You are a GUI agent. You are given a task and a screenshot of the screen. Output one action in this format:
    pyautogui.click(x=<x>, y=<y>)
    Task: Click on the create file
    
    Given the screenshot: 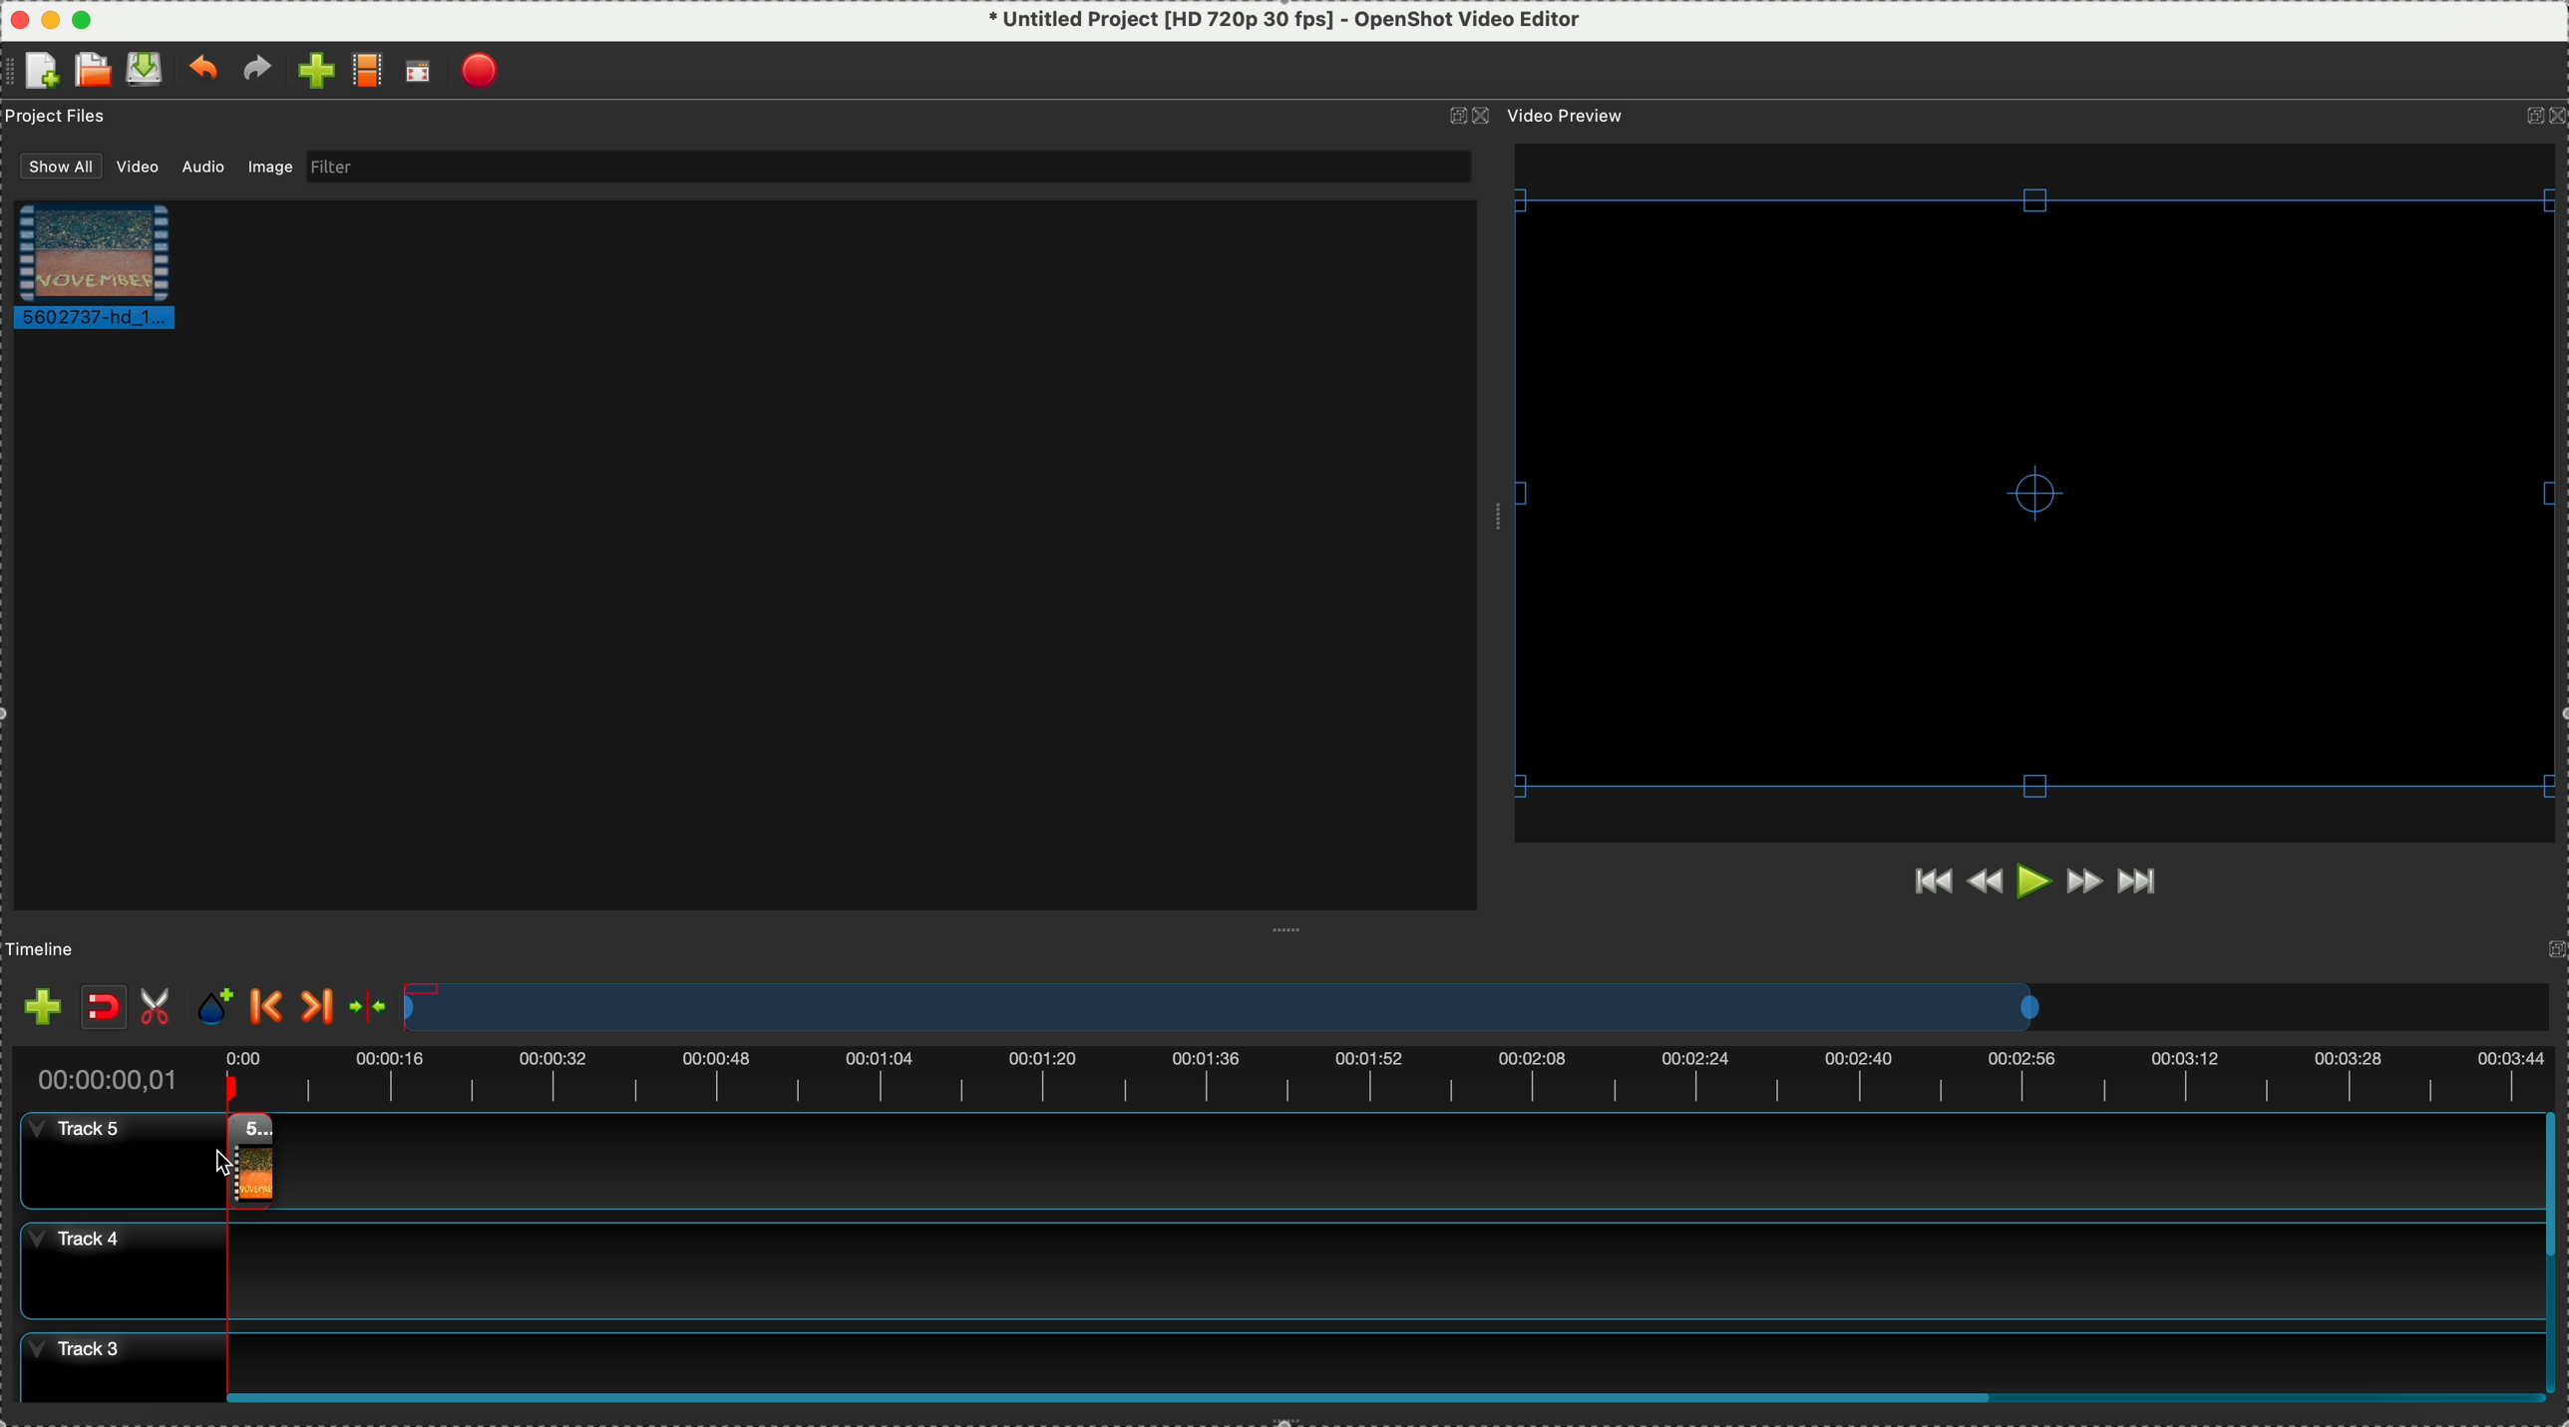 What is the action you would take?
    pyautogui.click(x=37, y=72)
    